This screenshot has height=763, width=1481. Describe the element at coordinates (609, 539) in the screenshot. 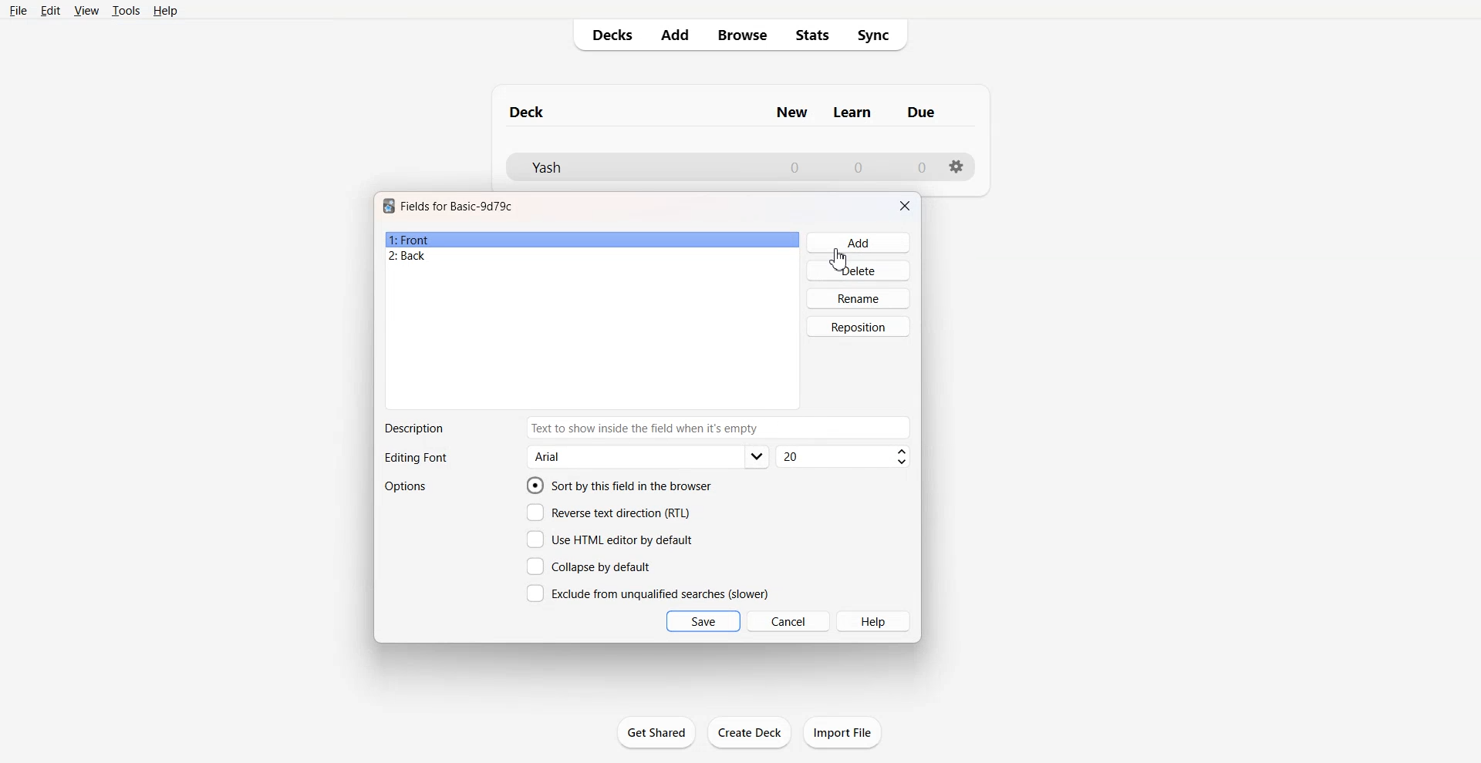

I see `Use HTML editor by default` at that location.